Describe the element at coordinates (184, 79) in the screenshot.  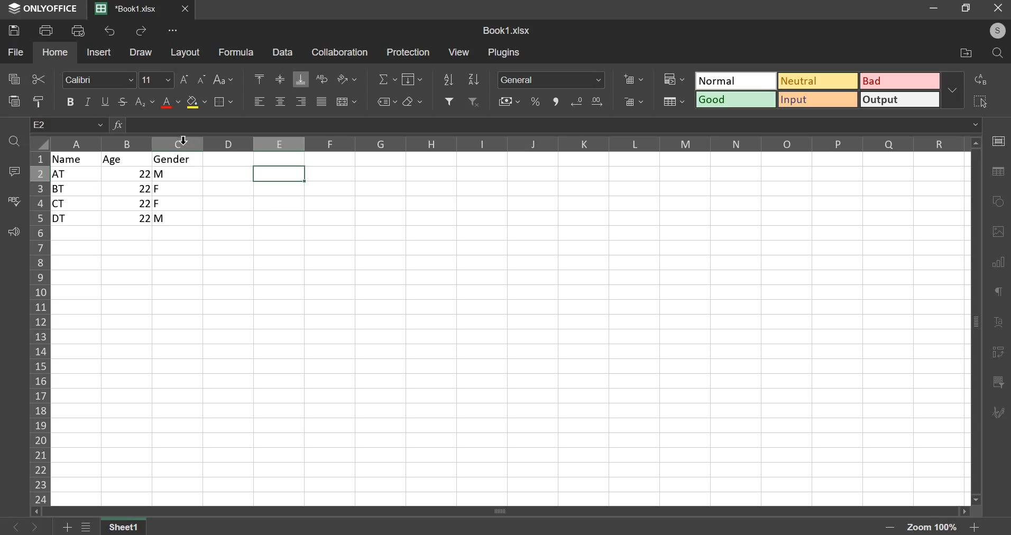
I see `font size increase` at that location.